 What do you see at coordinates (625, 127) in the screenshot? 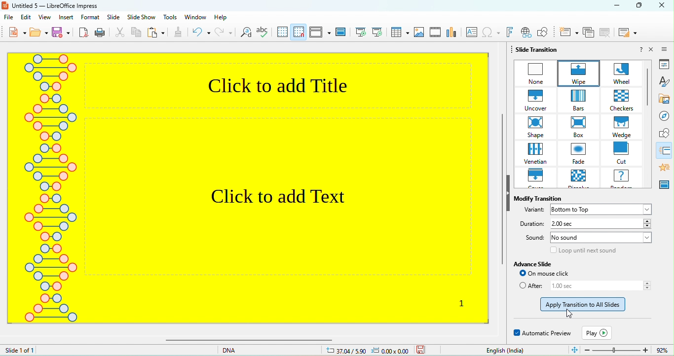
I see `wedge` at bounding box center [625, 127].